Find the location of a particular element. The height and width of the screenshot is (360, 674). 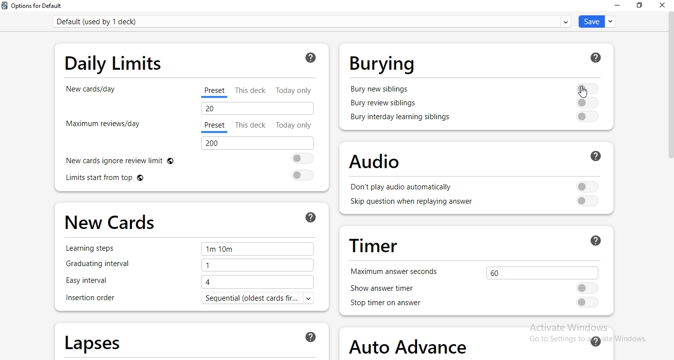

60 is located at coordinates (541, 271).